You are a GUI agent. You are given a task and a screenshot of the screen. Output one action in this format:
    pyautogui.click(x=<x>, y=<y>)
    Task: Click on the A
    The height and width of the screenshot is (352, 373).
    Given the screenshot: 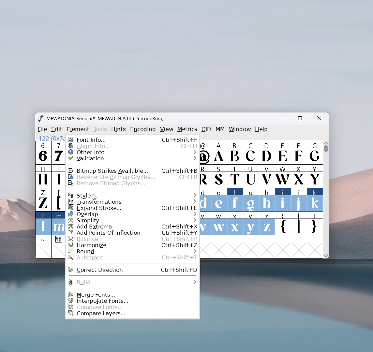 What is the action you would take?
    pyautogui.click(x=219, y=153)
    